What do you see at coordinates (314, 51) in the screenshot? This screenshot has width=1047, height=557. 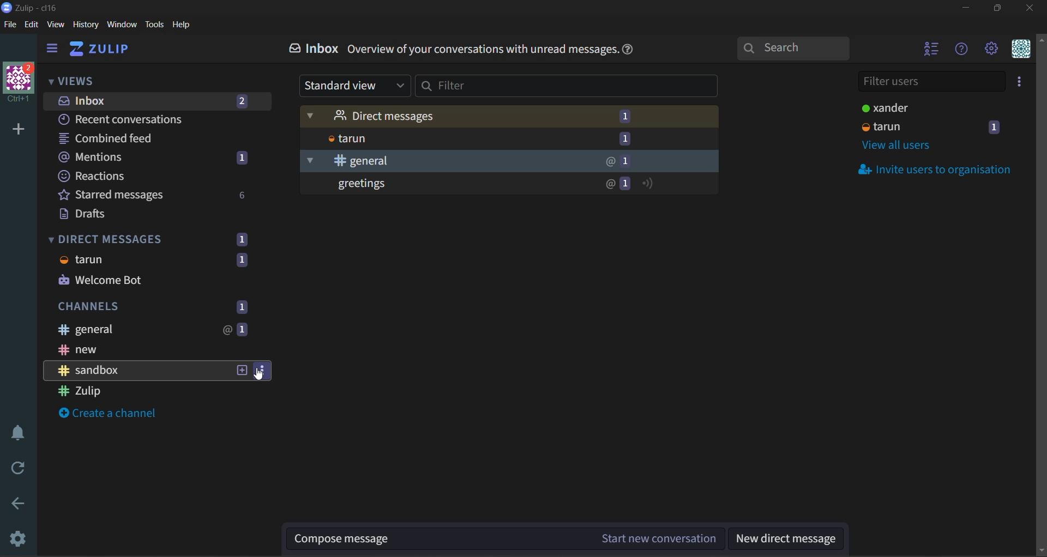 I see `inbox` at bounding box center [314, 51].